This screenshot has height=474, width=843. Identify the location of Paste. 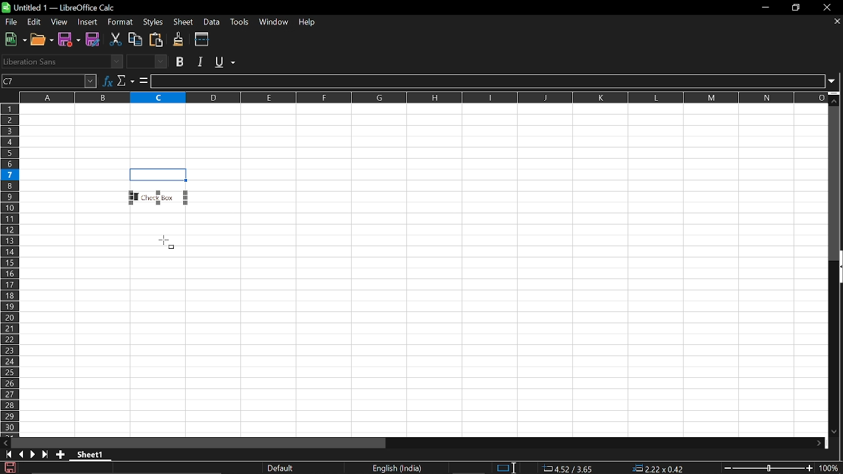
(155, 39).